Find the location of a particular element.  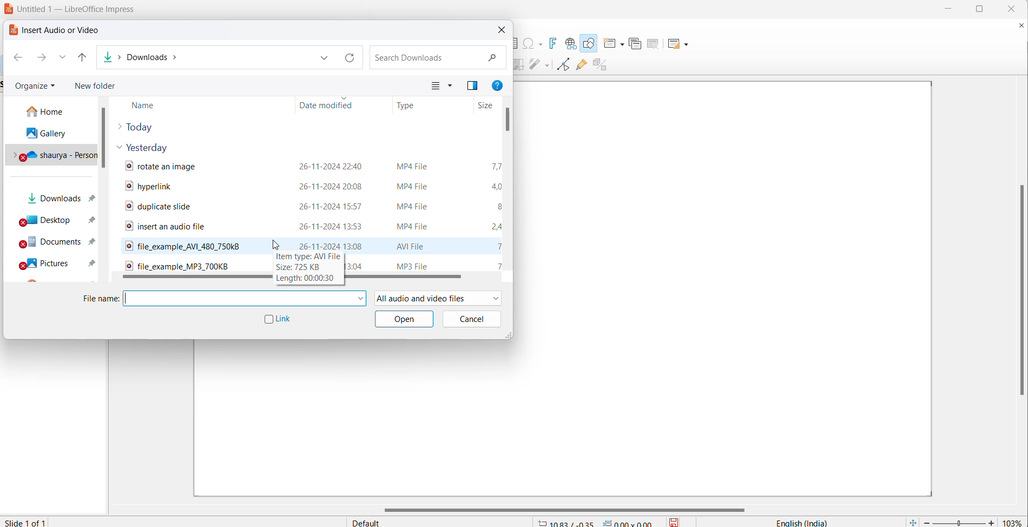

dialog box title is located at coordinates (58, 29).